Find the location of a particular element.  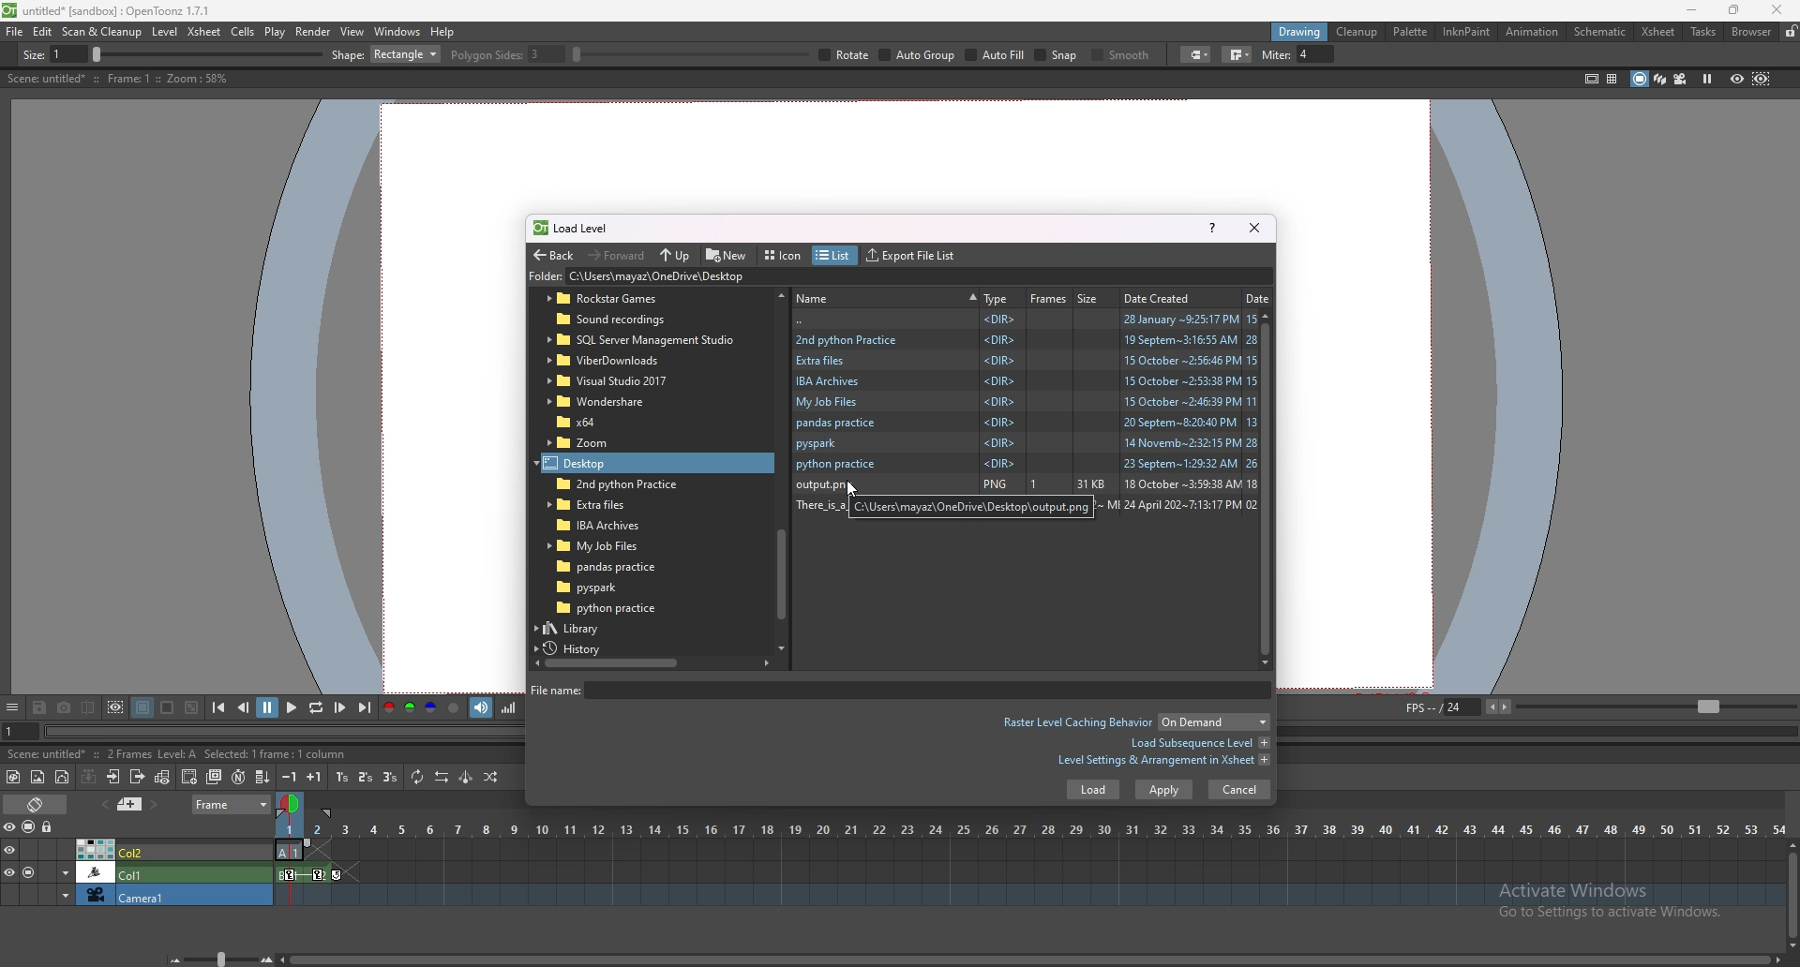

duplicate drawing is located at coordinates (216, 777).